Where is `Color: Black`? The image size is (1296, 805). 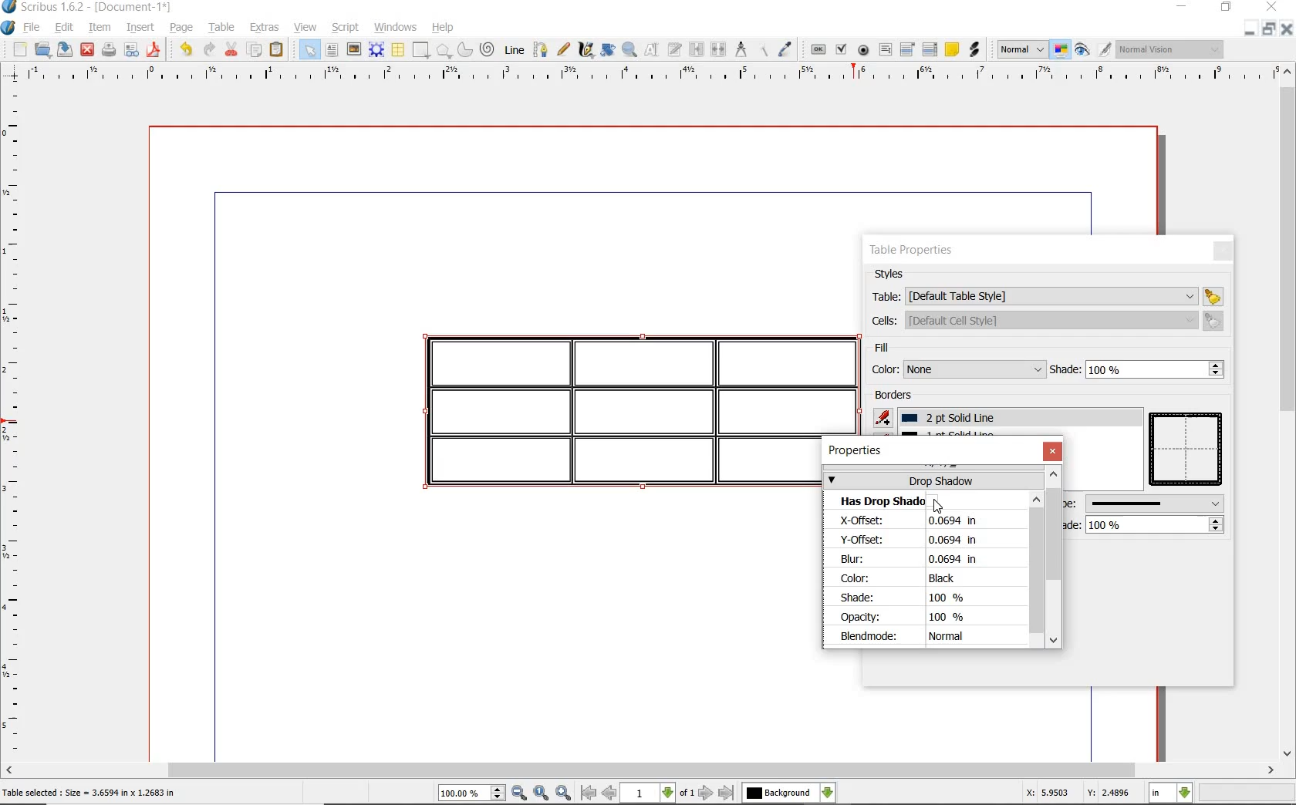 Color: Black is located at coordinates (913, 579).